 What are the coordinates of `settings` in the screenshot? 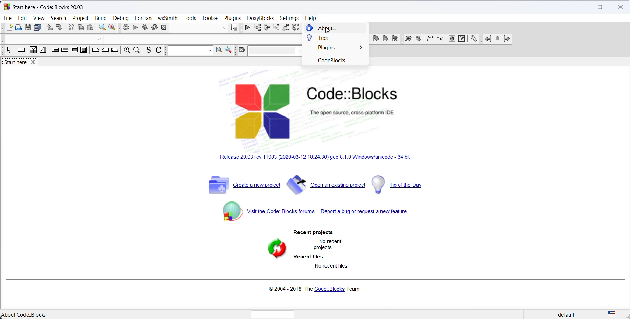 It's located at (288, 19).